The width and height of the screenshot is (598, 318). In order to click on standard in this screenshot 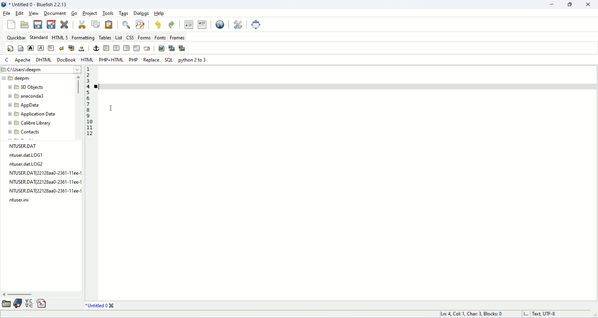, I will do `click(38, 37)`.